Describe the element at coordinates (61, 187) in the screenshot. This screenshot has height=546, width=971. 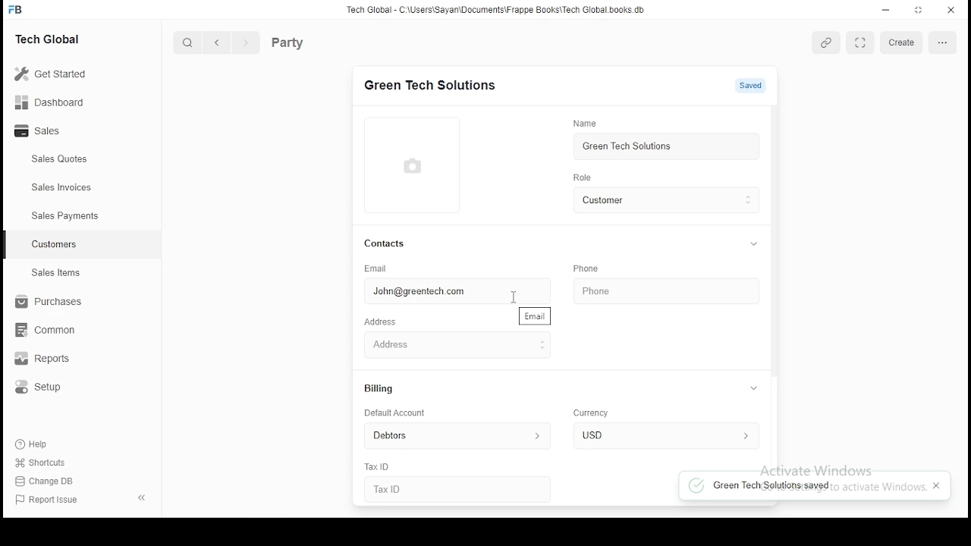
I see `sales invoices` at that location.